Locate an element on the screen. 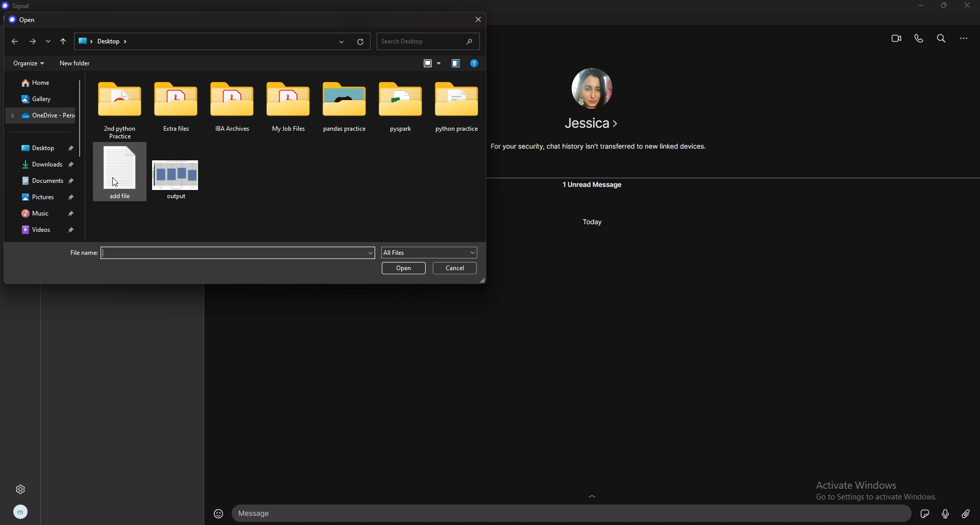  folder is located at coordinates (400, 109).